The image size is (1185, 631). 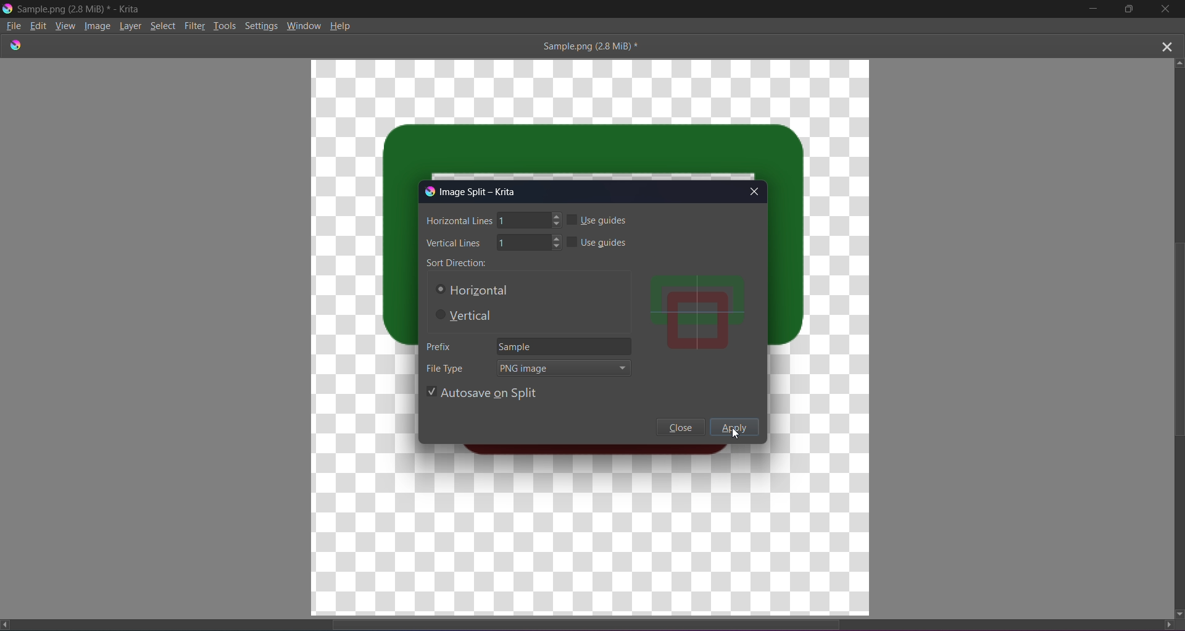 What do you see at coordinates (1164, 624) in the screenshot?
I see `Scroll right` at bounding box center [1164, 624].